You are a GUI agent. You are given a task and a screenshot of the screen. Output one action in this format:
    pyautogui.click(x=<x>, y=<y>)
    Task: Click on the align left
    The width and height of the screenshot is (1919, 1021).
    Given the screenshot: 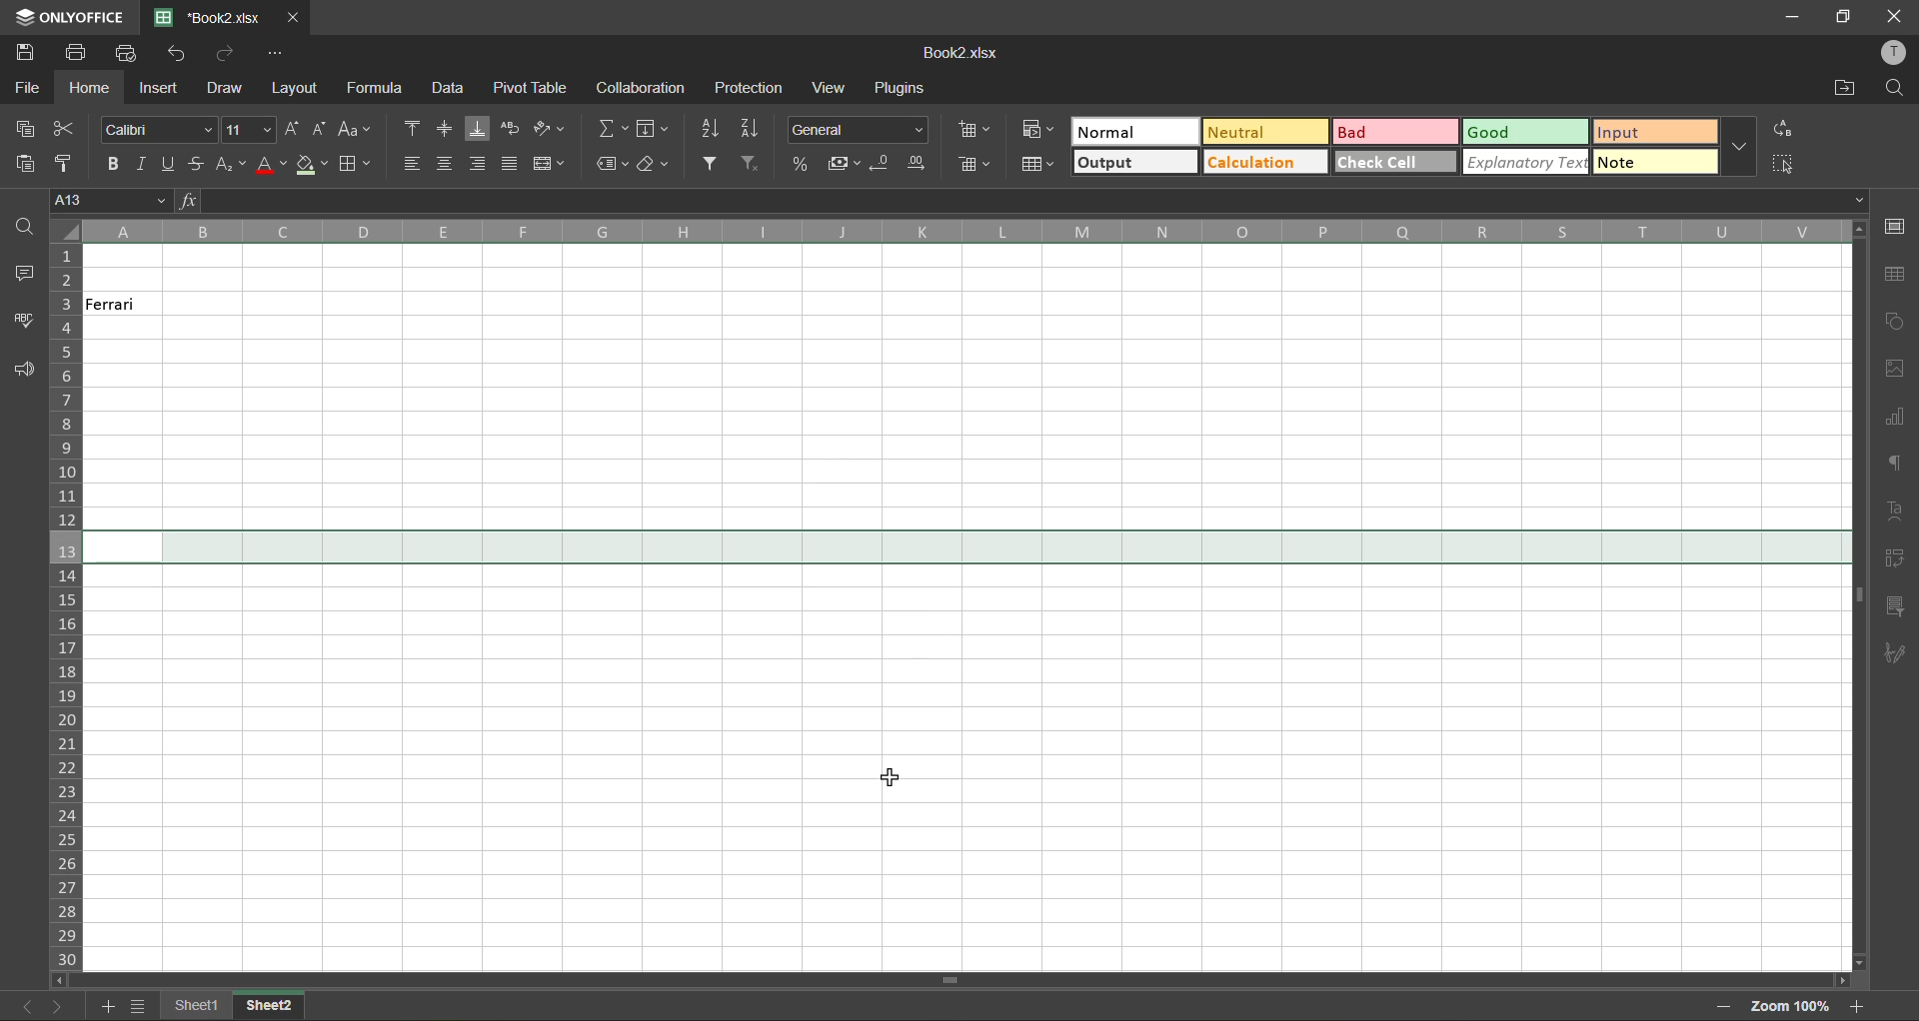 What is the action you would take?
    pyautogui.click(x=418, y=164)
    